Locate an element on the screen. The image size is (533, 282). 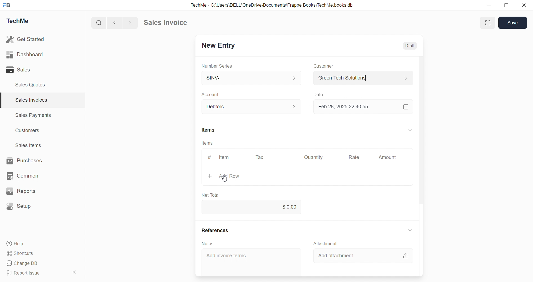
Net total is located at coordinates (210, 195).